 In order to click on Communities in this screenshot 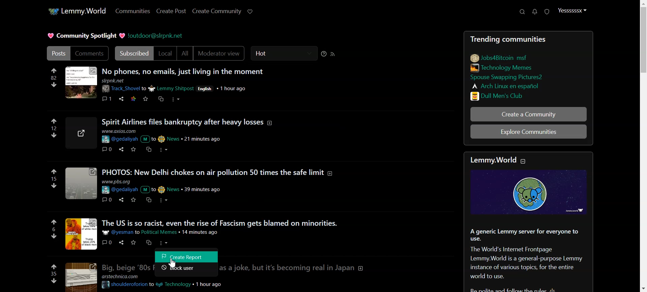, I will do `click(132, 11)`.